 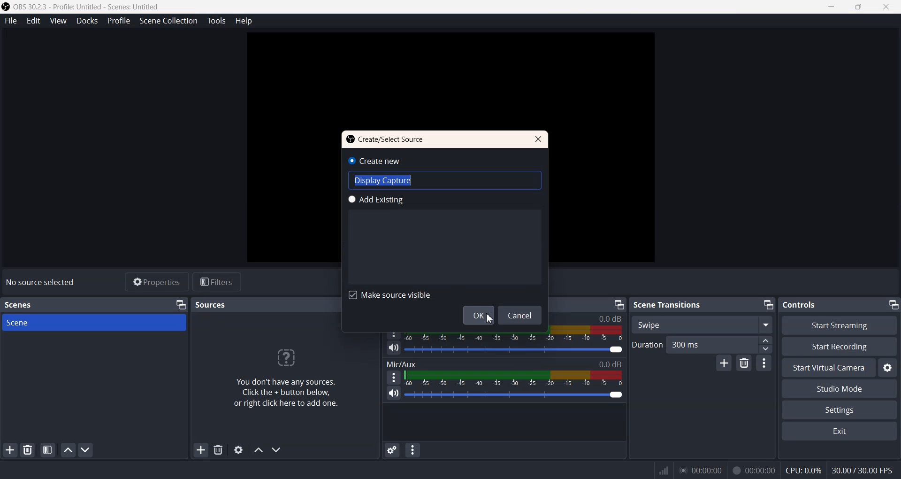 I want to click on Text, so click(x=447, y=180).